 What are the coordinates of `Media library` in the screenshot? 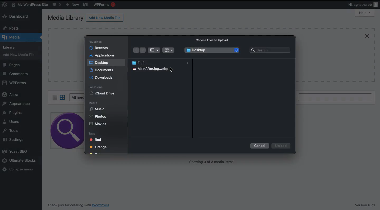 It's located at (66, 18).